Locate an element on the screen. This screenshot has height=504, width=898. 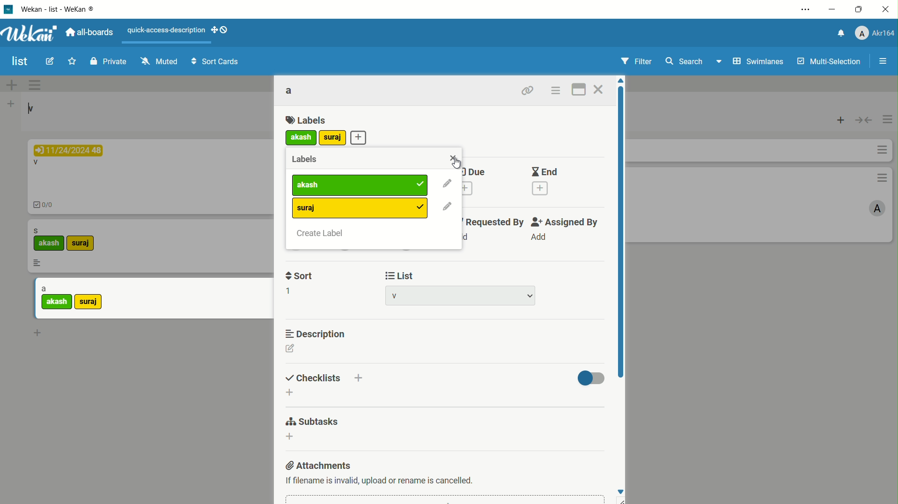
list is located at coordinates (400, 275).